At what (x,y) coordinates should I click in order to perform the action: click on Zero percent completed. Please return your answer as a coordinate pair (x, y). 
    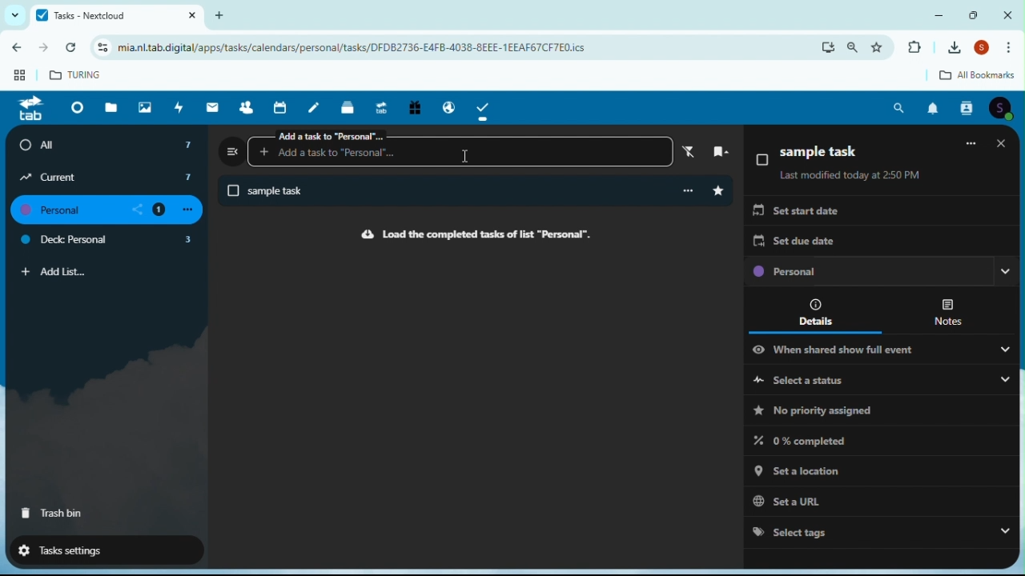
    Looking at the image, I should click on (812, 440).